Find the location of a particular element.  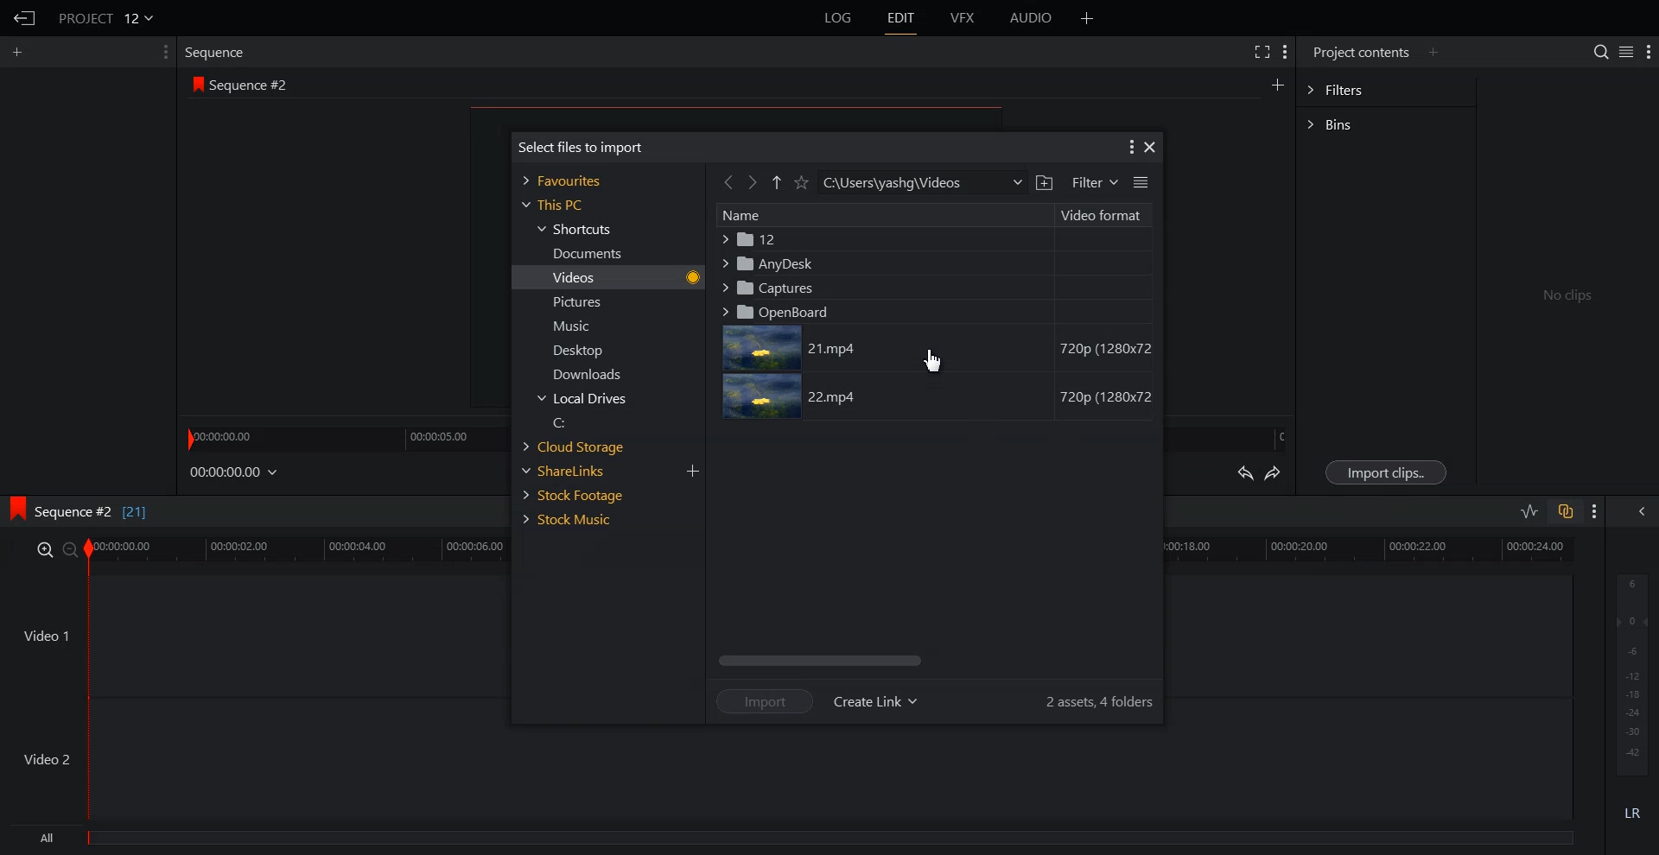

Toggle between list and tile view is located at coordinates (1624, 52).